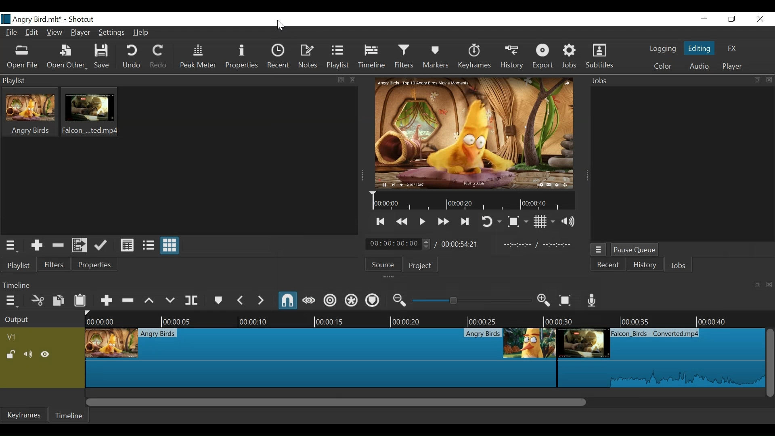 This screenshot has height=436, width=775. I want to click on Update, so click(100, 246).